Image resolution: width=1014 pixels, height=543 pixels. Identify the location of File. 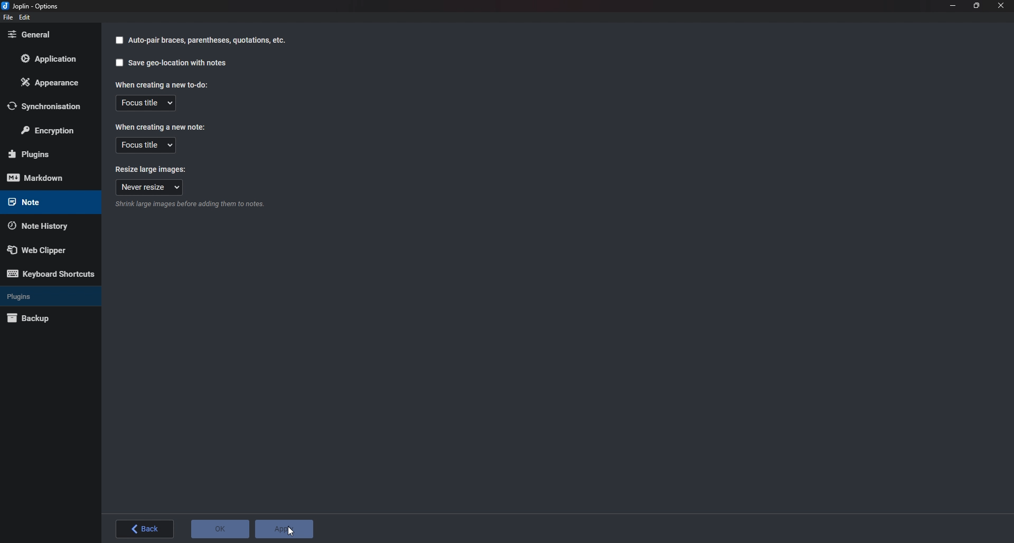
(8, 18).